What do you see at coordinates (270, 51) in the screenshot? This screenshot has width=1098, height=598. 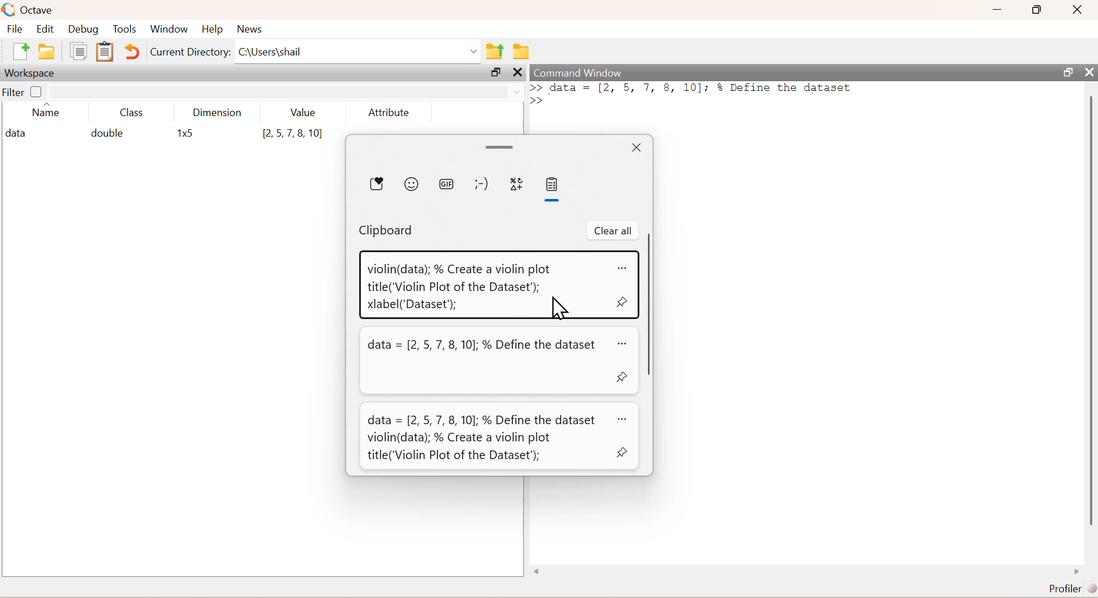 I see `C\Users\shail` at bounding box center [270, 51].